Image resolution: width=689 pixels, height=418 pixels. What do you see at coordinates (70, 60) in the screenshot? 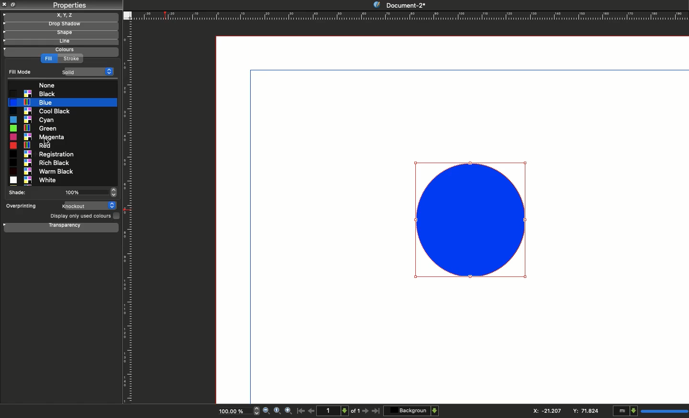
I see `Strok` at bounding box center [70, 60].